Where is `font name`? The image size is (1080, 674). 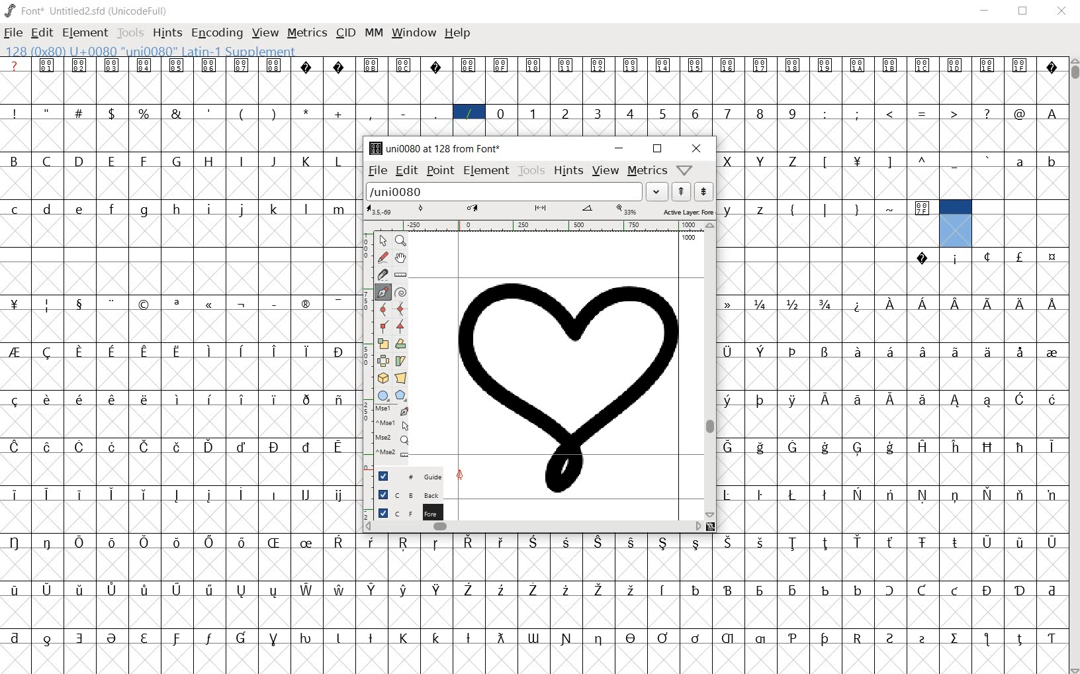
font name is located at coordinates (77, 9).